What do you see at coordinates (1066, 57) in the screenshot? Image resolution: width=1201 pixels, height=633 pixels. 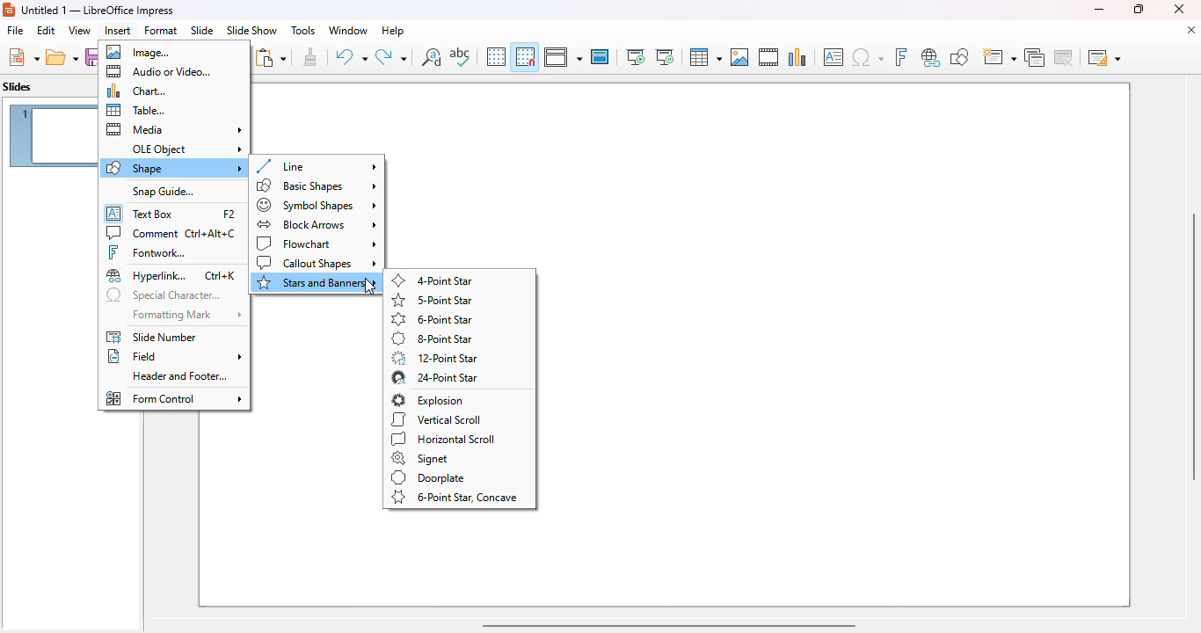 I see `delete slide` at bounding box center [1066, 57].